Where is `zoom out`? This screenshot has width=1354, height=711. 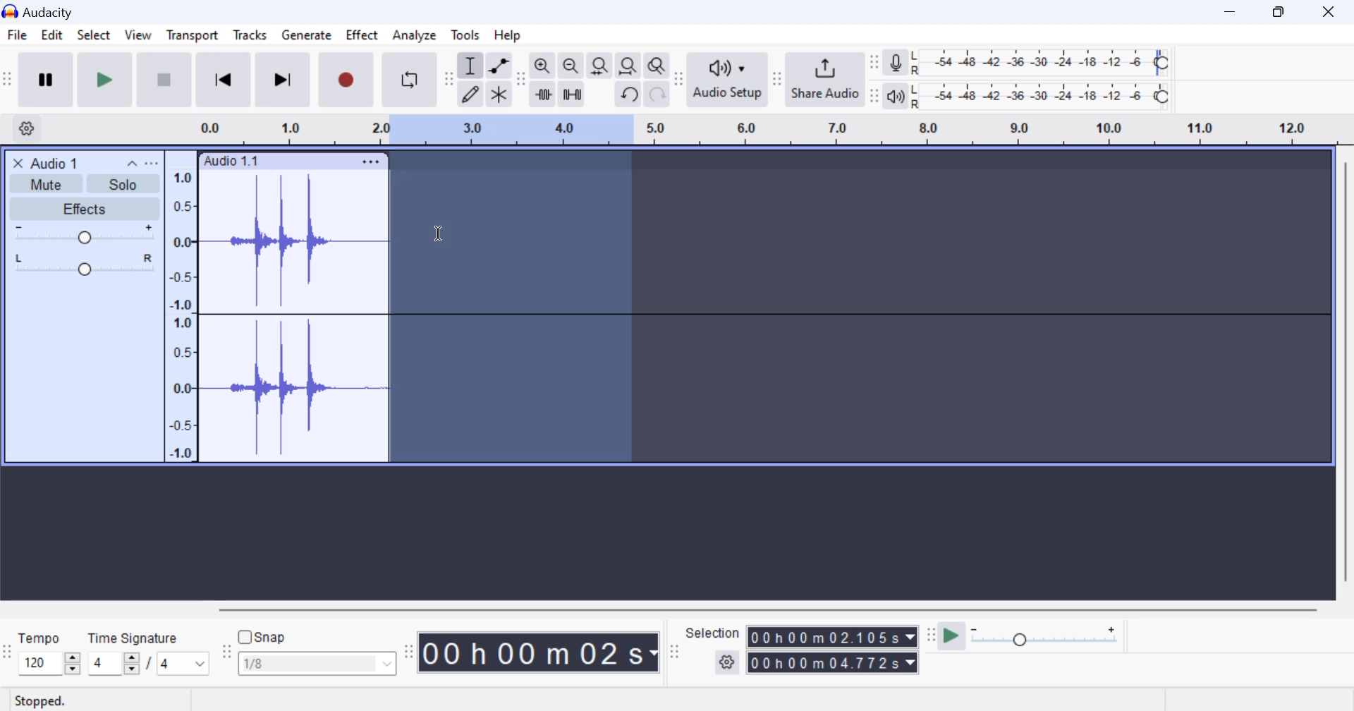 zoom out is located at coordinates (571, 67).